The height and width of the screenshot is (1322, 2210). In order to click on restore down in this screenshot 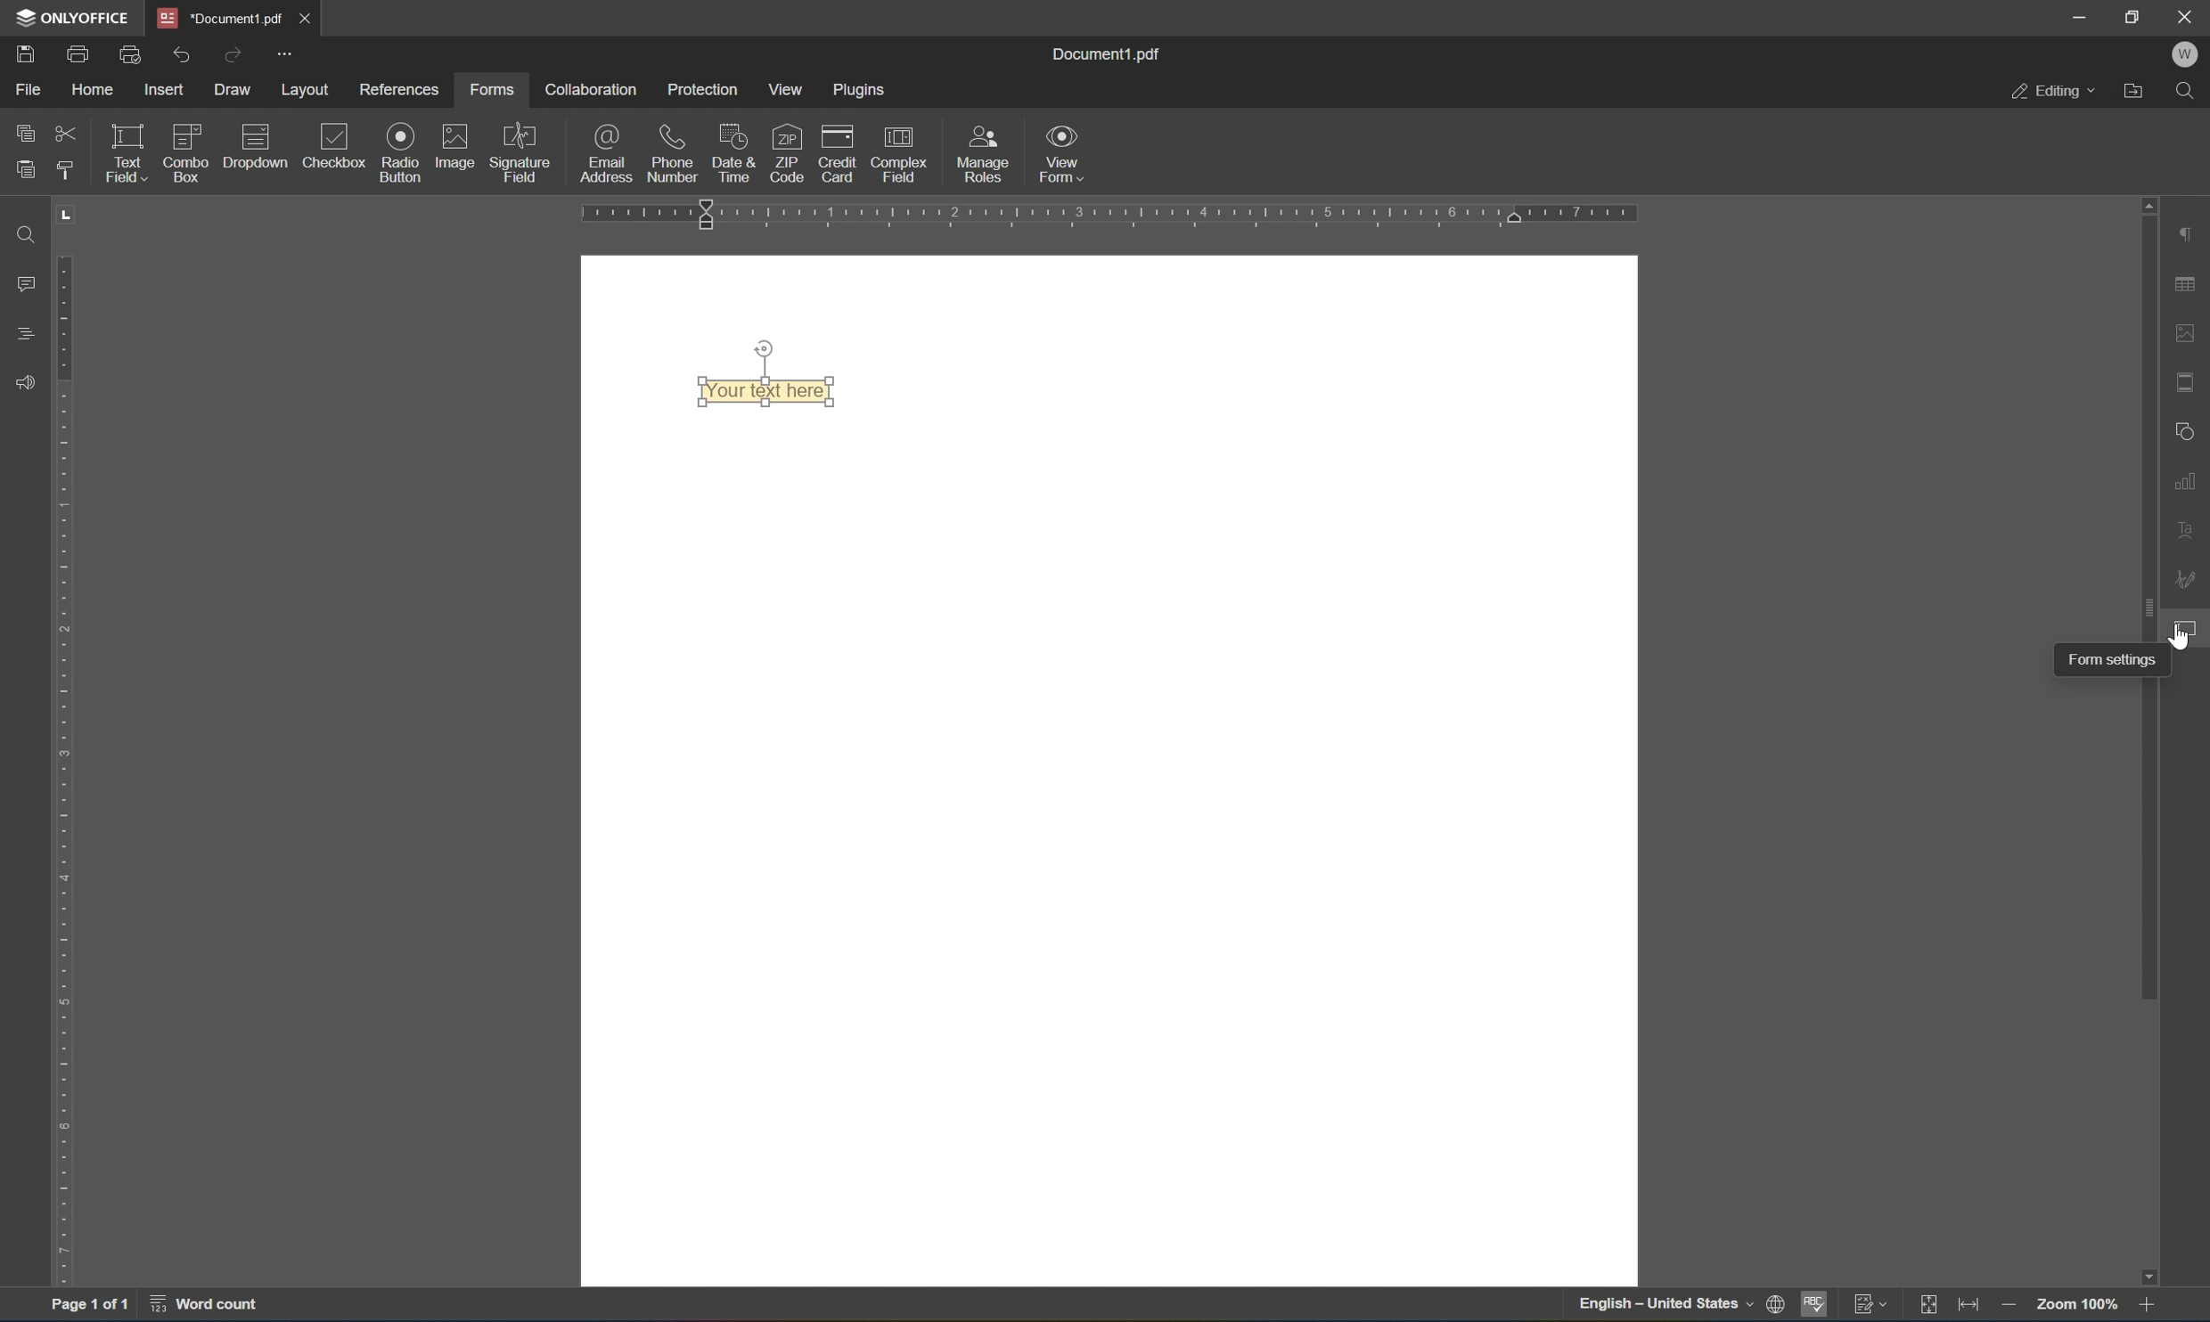, I will do `click(2135, 16)`.